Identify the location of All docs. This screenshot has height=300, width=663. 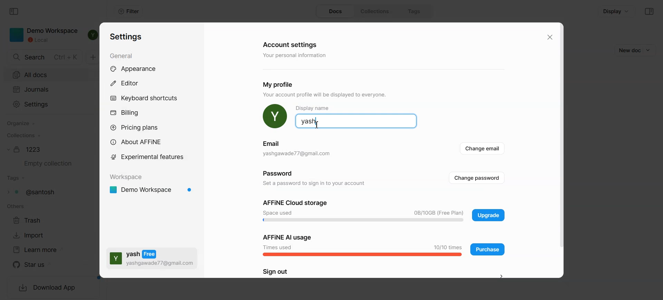
(47, 74).